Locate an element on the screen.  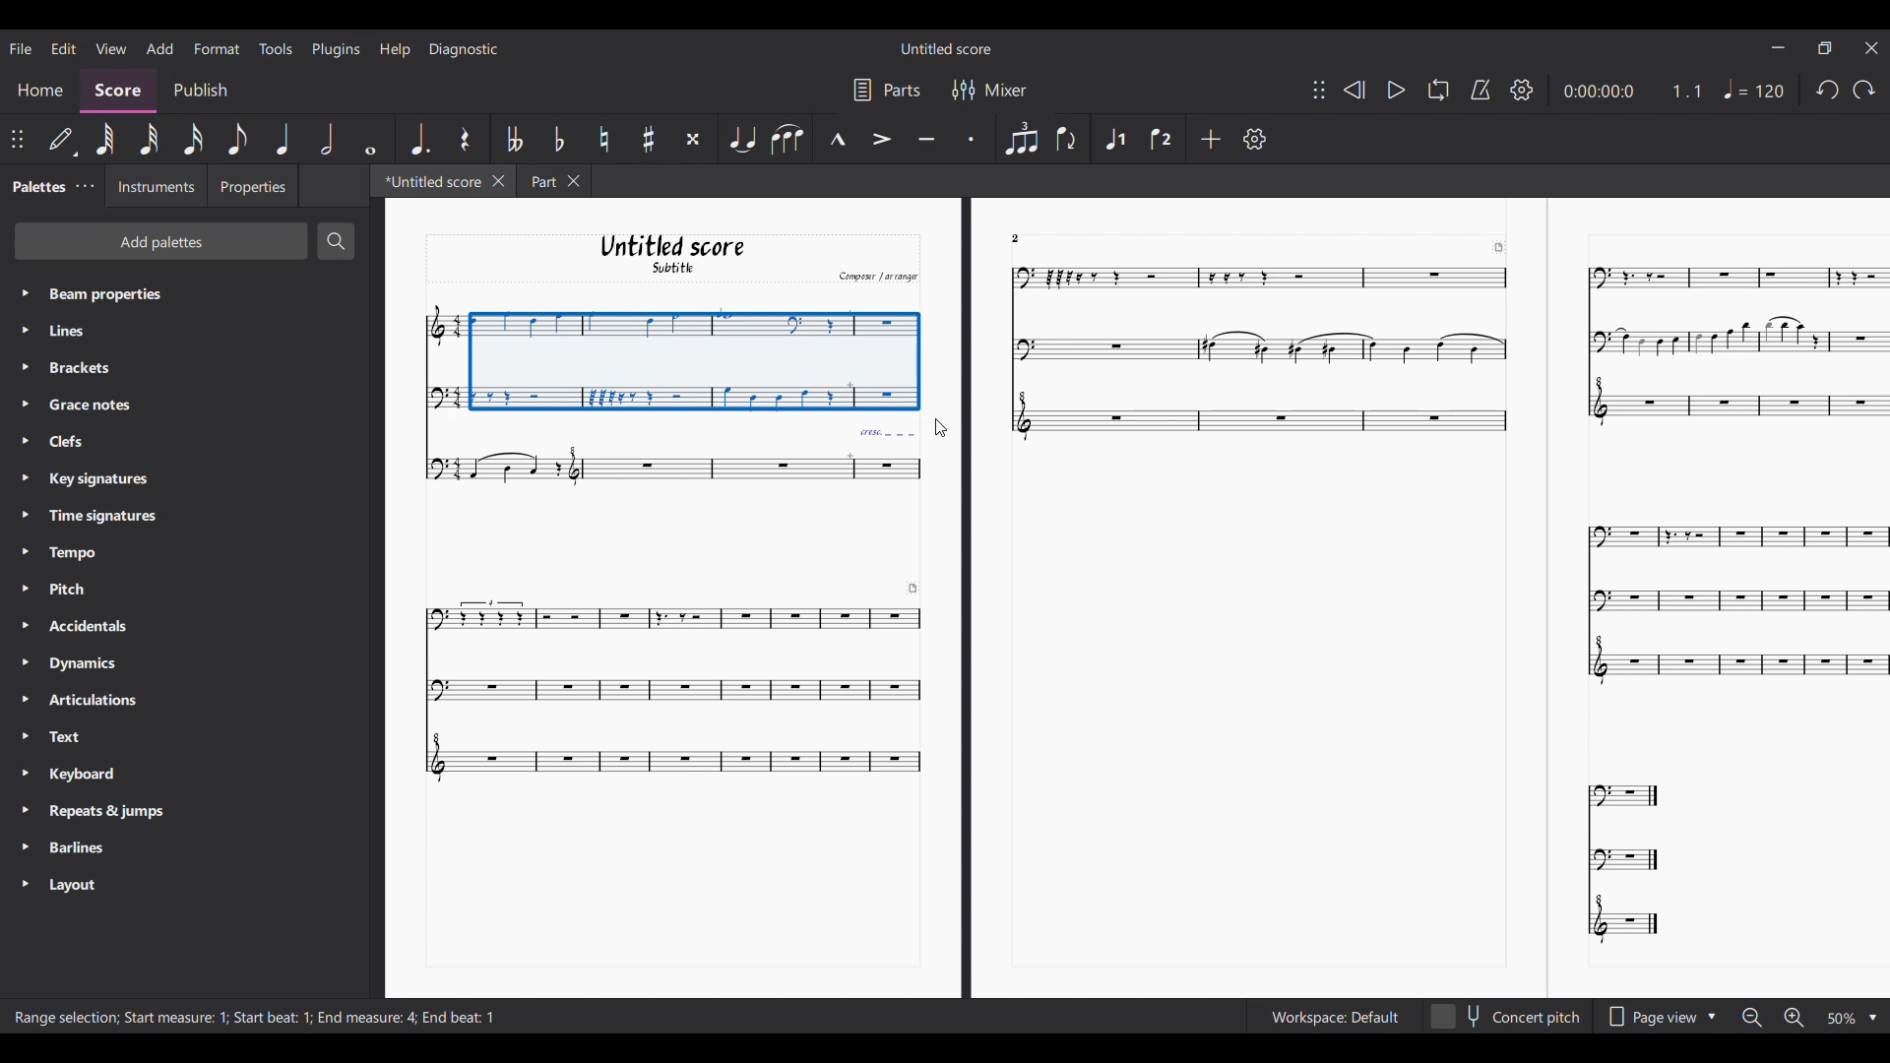
Play is located at coordinates (1396, 91).